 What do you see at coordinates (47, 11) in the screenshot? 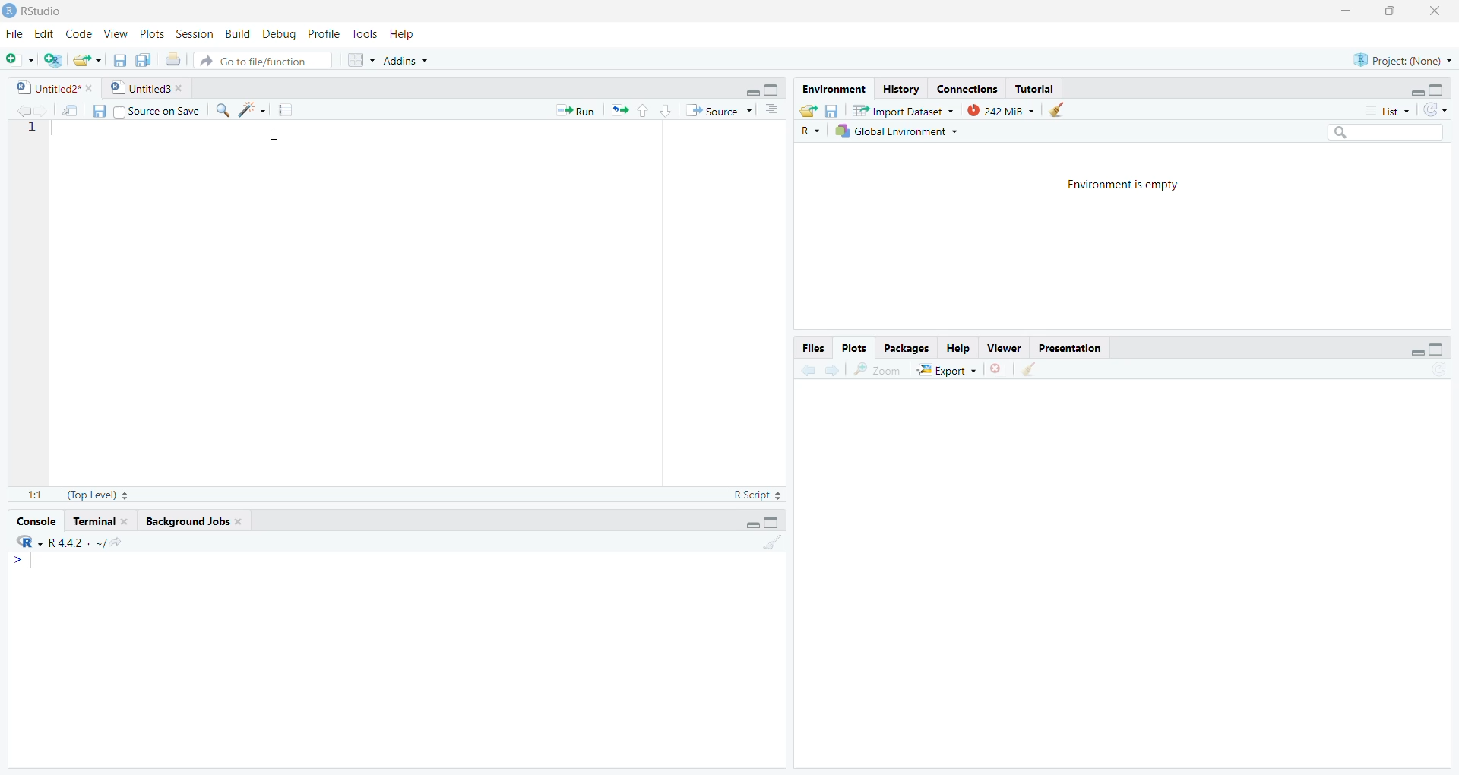
I see `RStudio` at bounding box center [47, 11].